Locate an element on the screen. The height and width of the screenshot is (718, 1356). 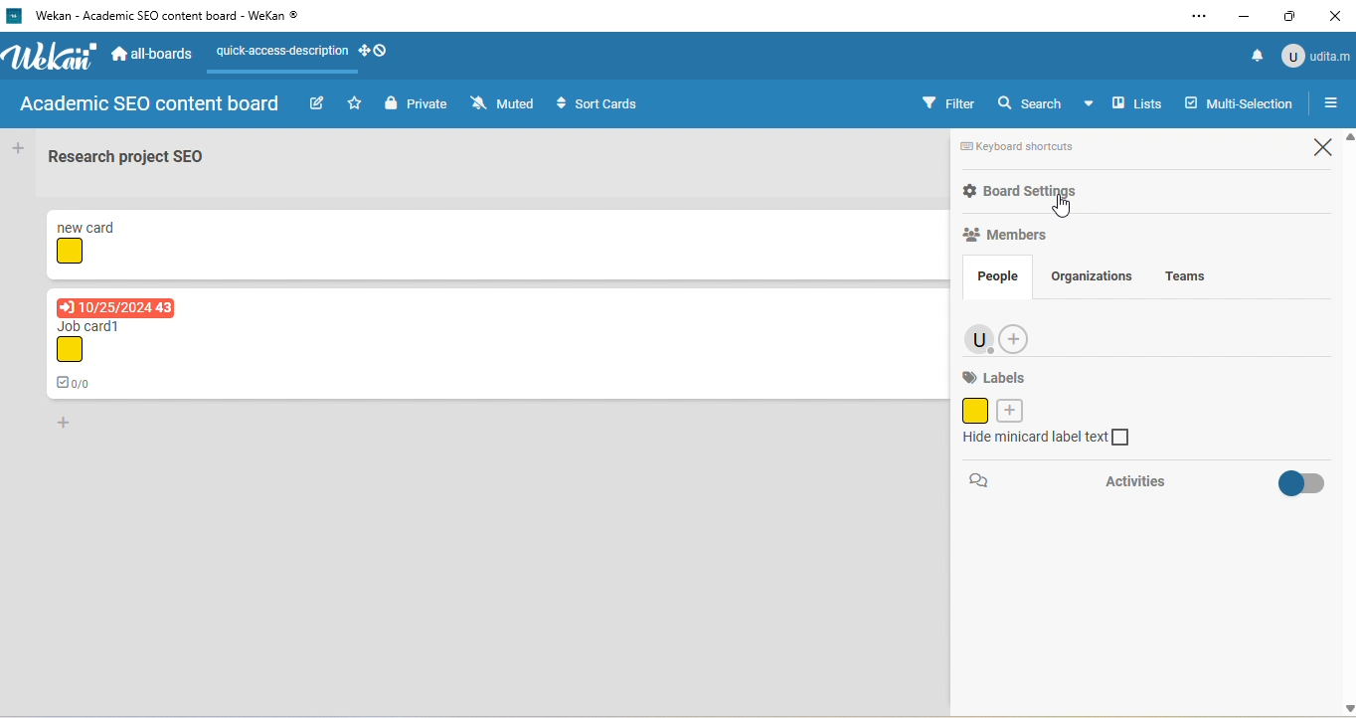
board settings is located at coordinates (1023, 194).